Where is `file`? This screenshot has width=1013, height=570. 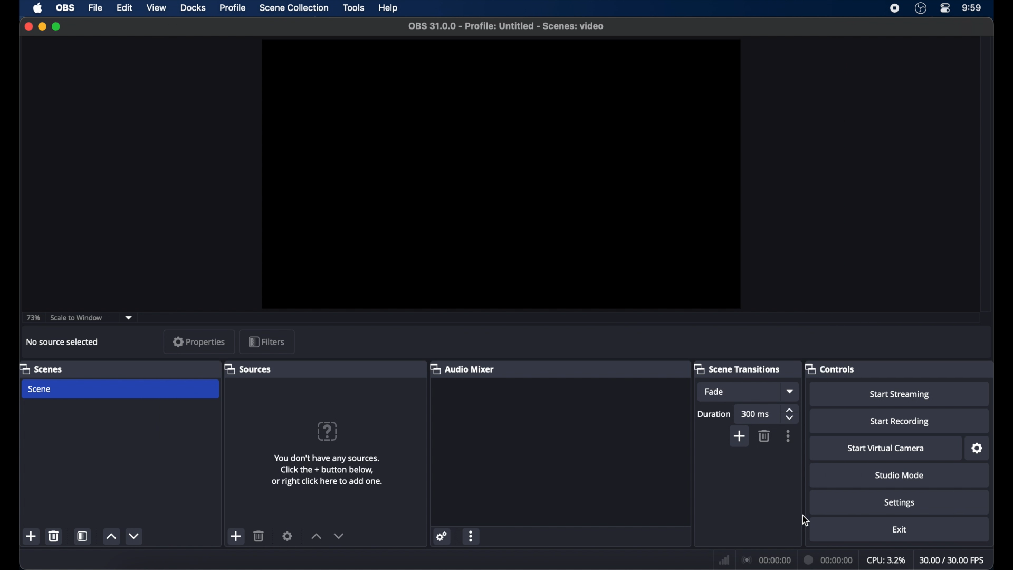 file is located at coordinates (95, 7).